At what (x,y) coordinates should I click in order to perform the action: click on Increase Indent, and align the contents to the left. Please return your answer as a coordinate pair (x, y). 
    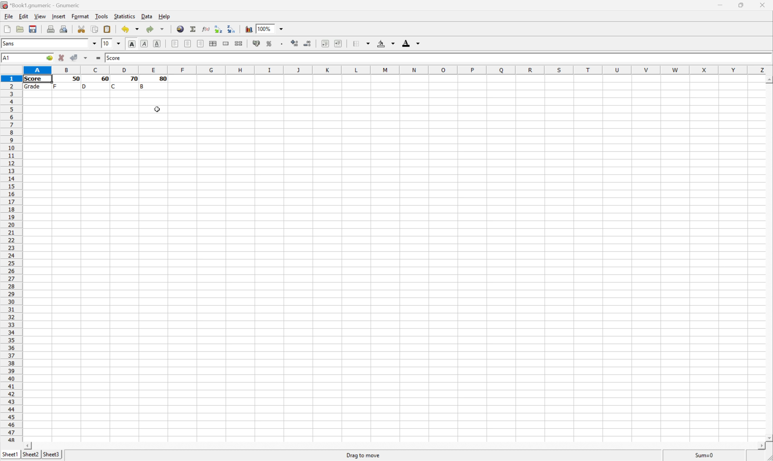
    Looking at the image, I should click on (339, 42).